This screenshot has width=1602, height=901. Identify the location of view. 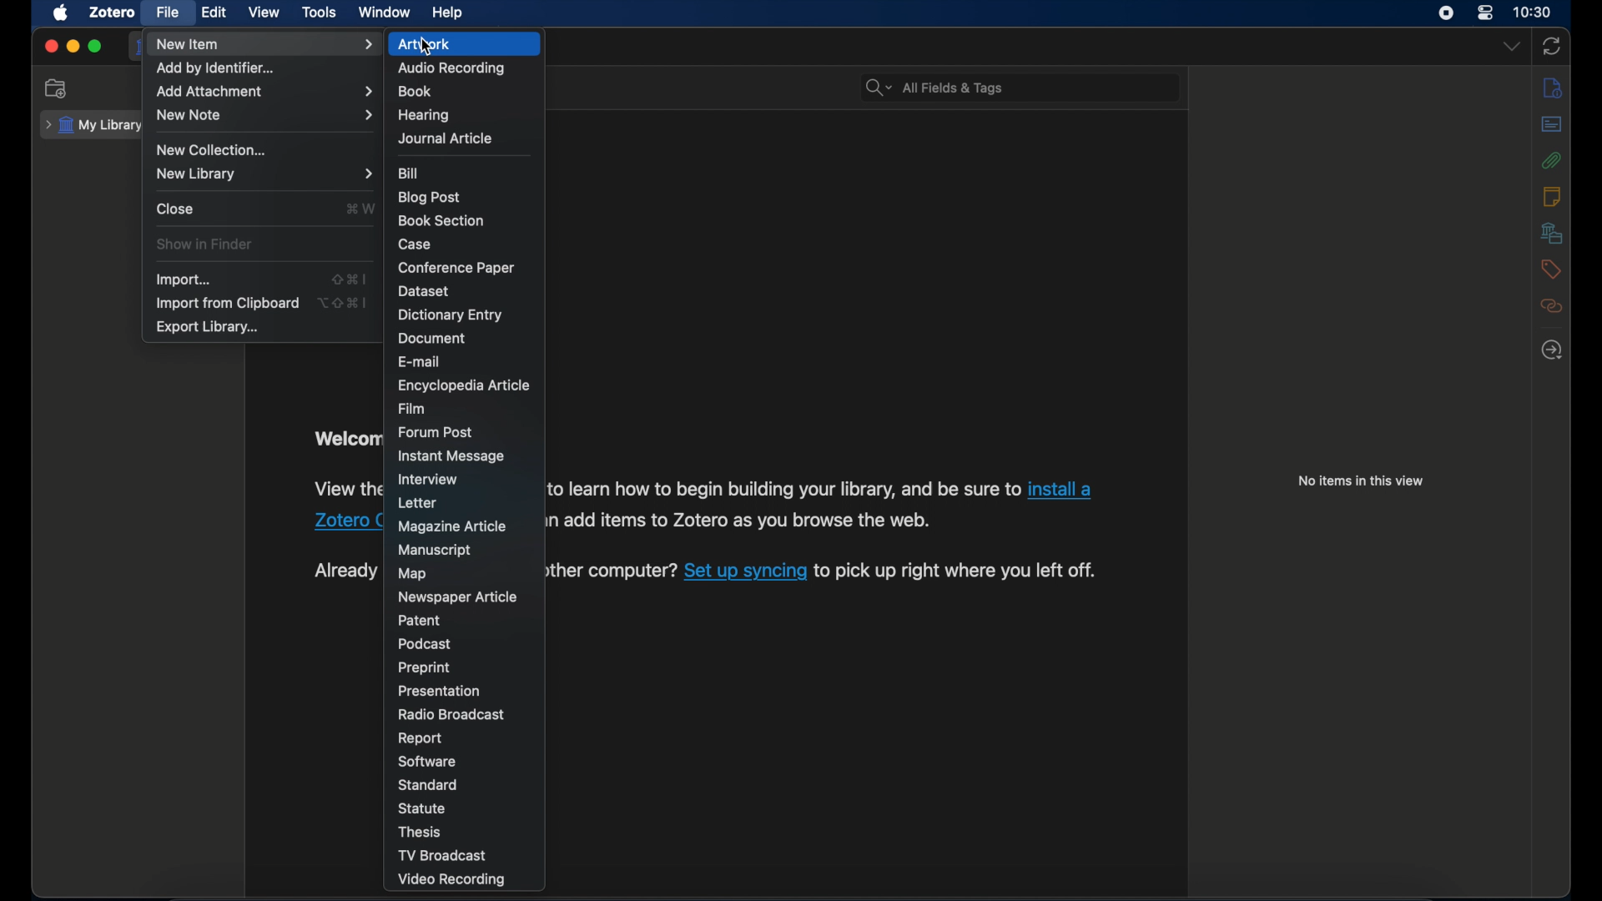
(265, 13).